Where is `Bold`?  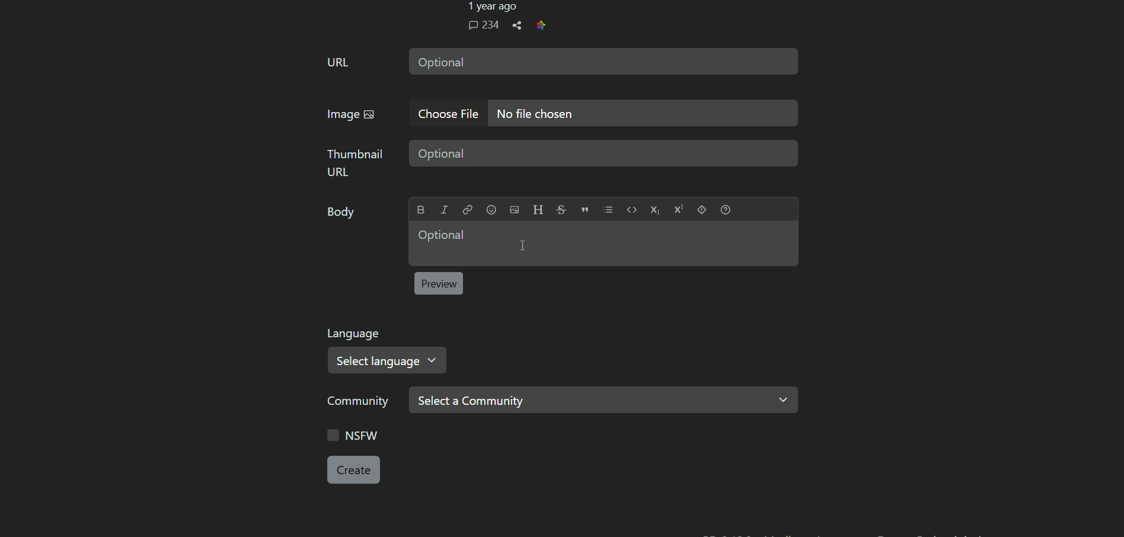 Bold is located at coordinates (421, 210).